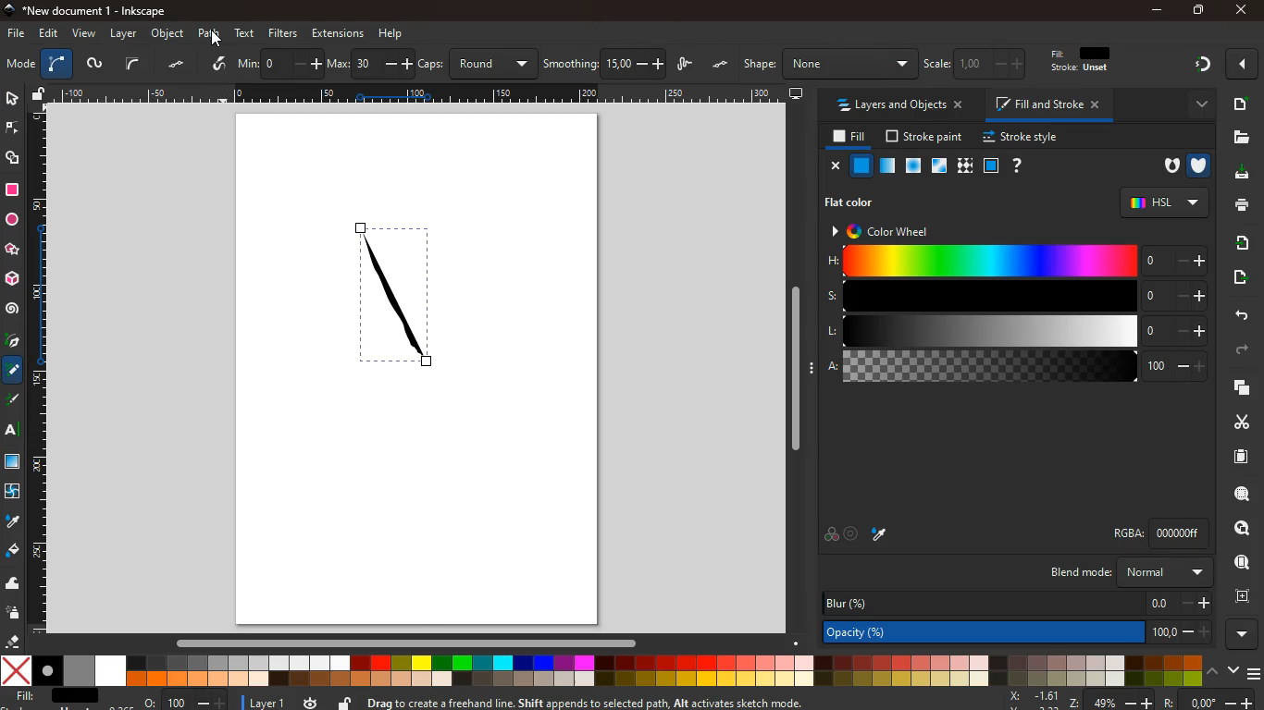 Image resolution: width=1264 pixels, height=710 pixels. I want to click on text, so click(246, 34).